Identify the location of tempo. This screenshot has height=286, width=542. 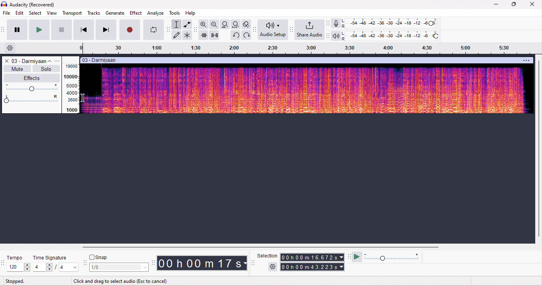
(17, 257).